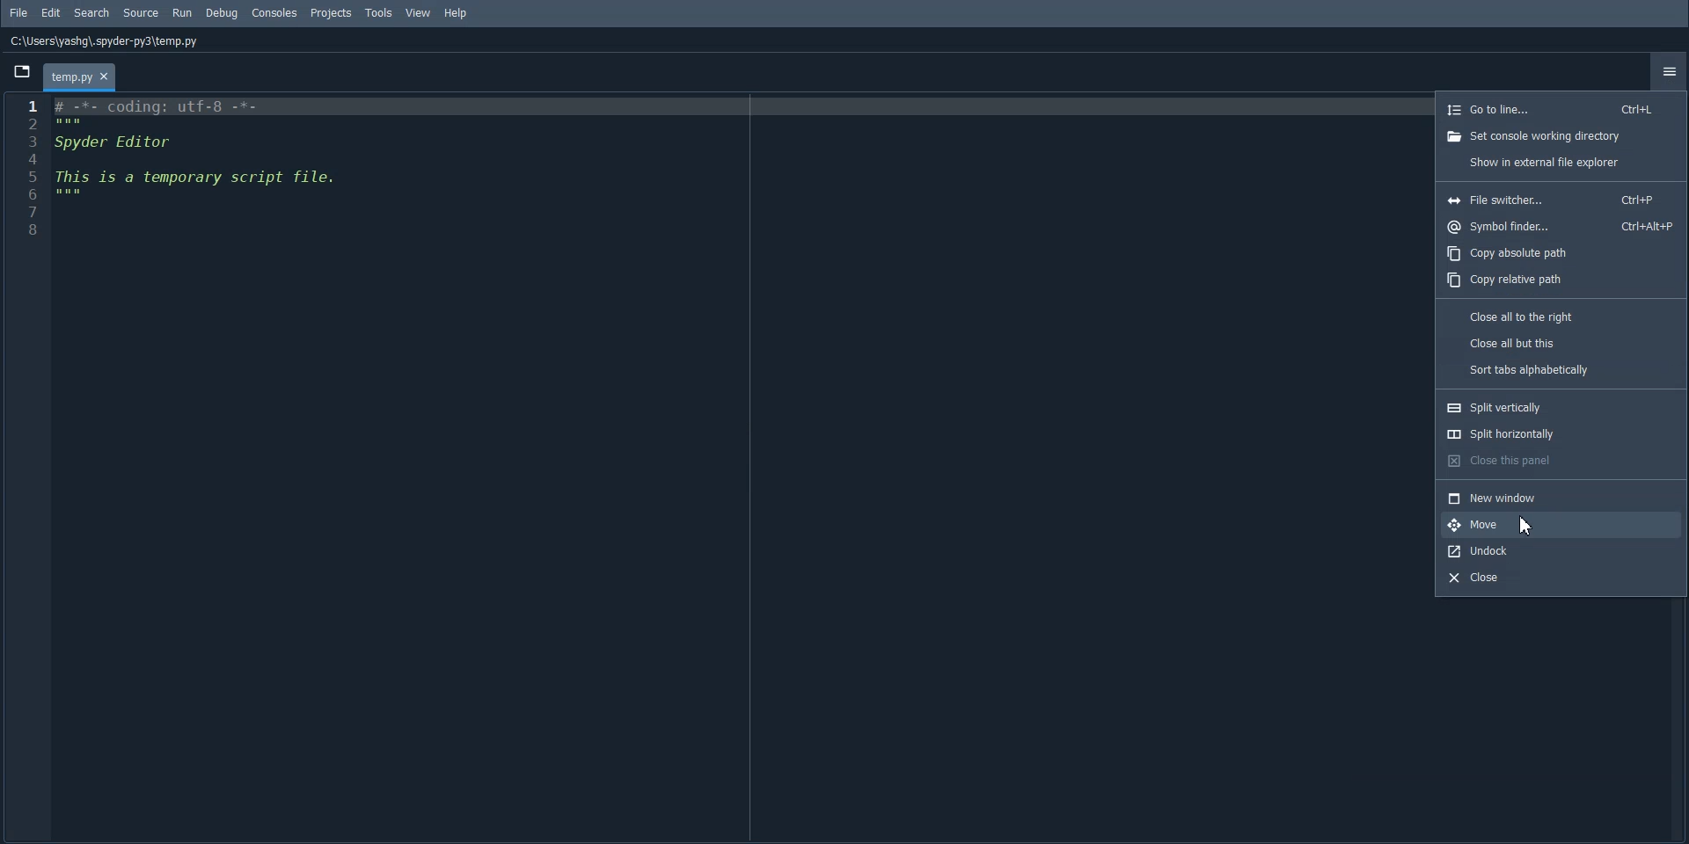 This screenshot has width=1689, height=844. What do you see at coordinates (1561, 433) in the screenshot?
I see `Split Horizontally` at bounding box center [1561, 433].